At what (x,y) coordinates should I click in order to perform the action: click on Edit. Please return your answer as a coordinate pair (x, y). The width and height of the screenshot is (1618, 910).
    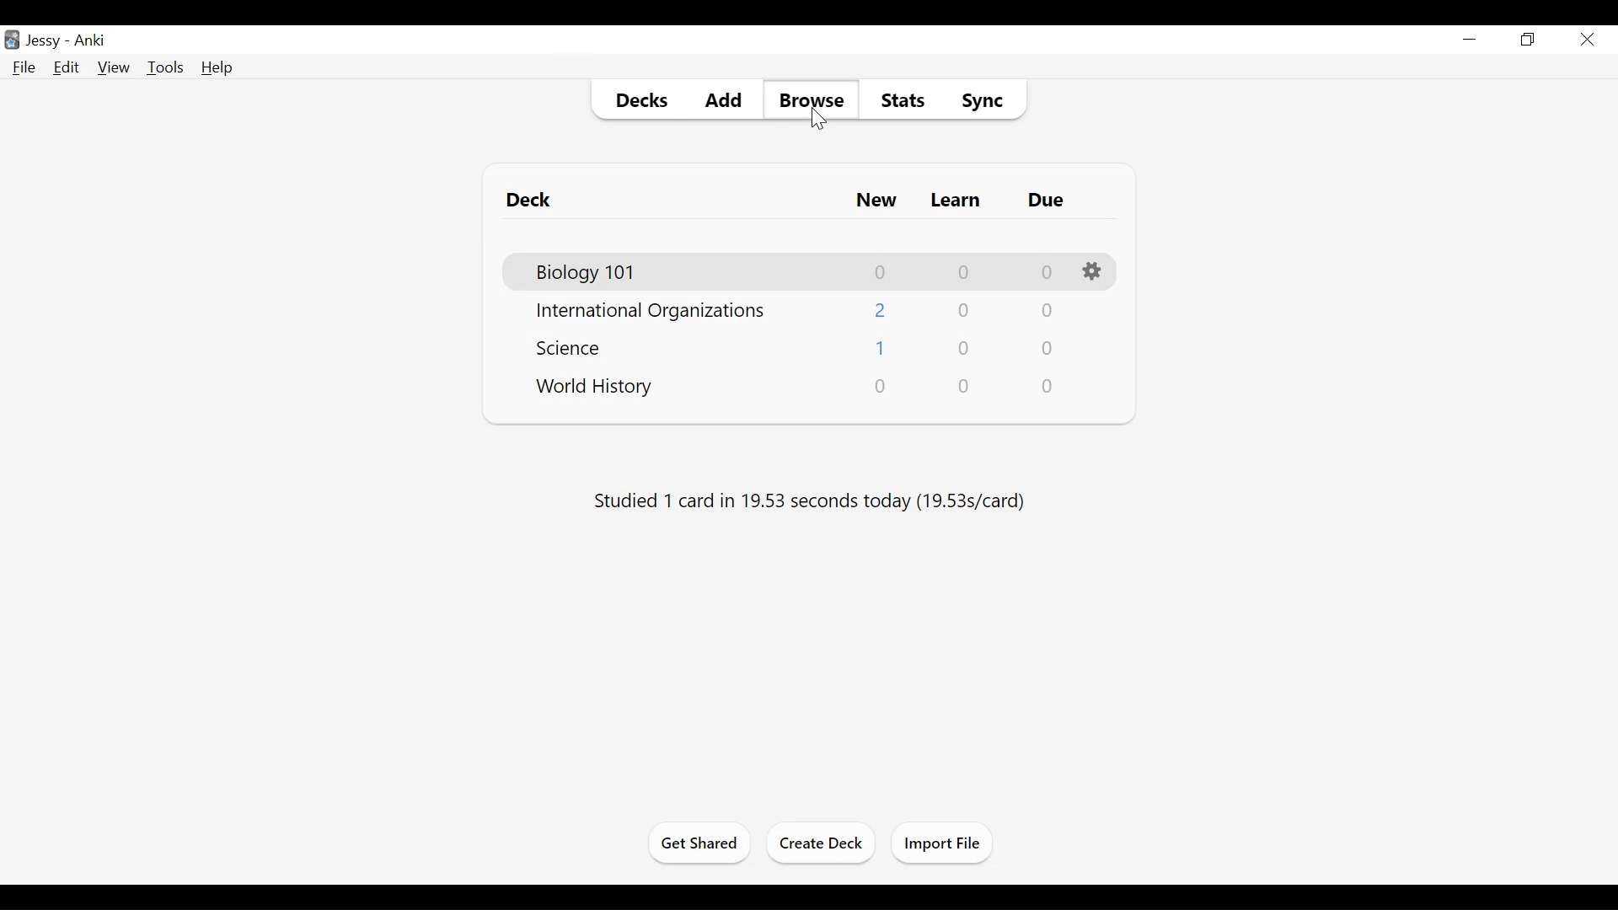
    Looking at the image, I should click on (65, 67).